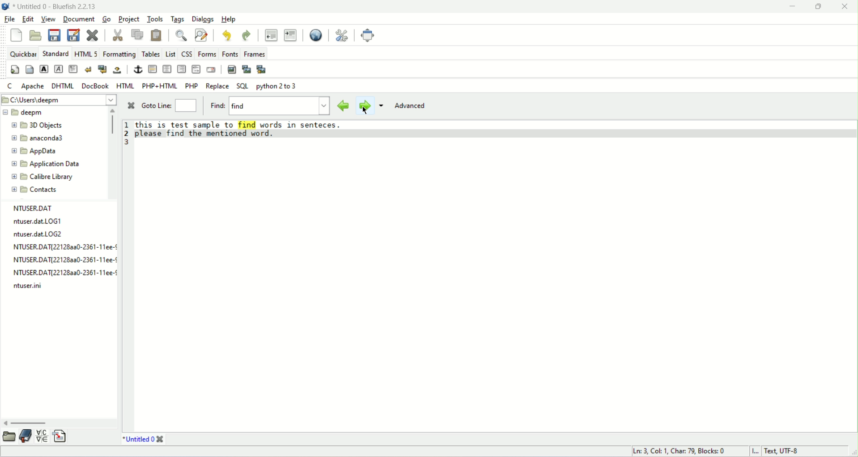  What do you see at coordinates (255, 54) in the screenshot?
I see `frames` at bounding box center [255, 54].